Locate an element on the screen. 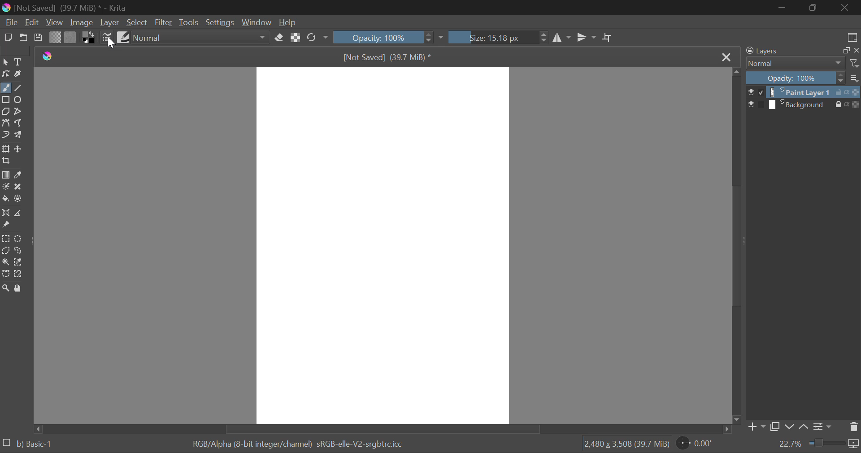 This screenshot has width=861, height=453. Text is located at coordinates (18, 62).